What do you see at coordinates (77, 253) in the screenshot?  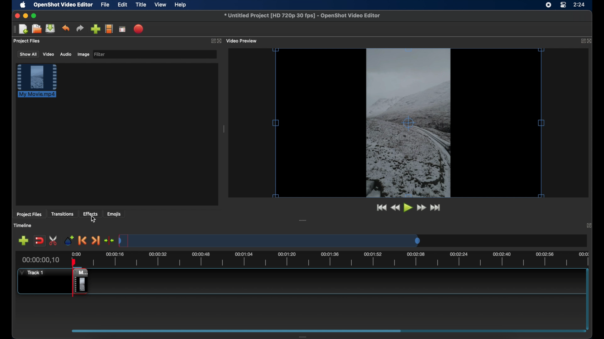 I see `0.00` at bounding box center [77, 253].